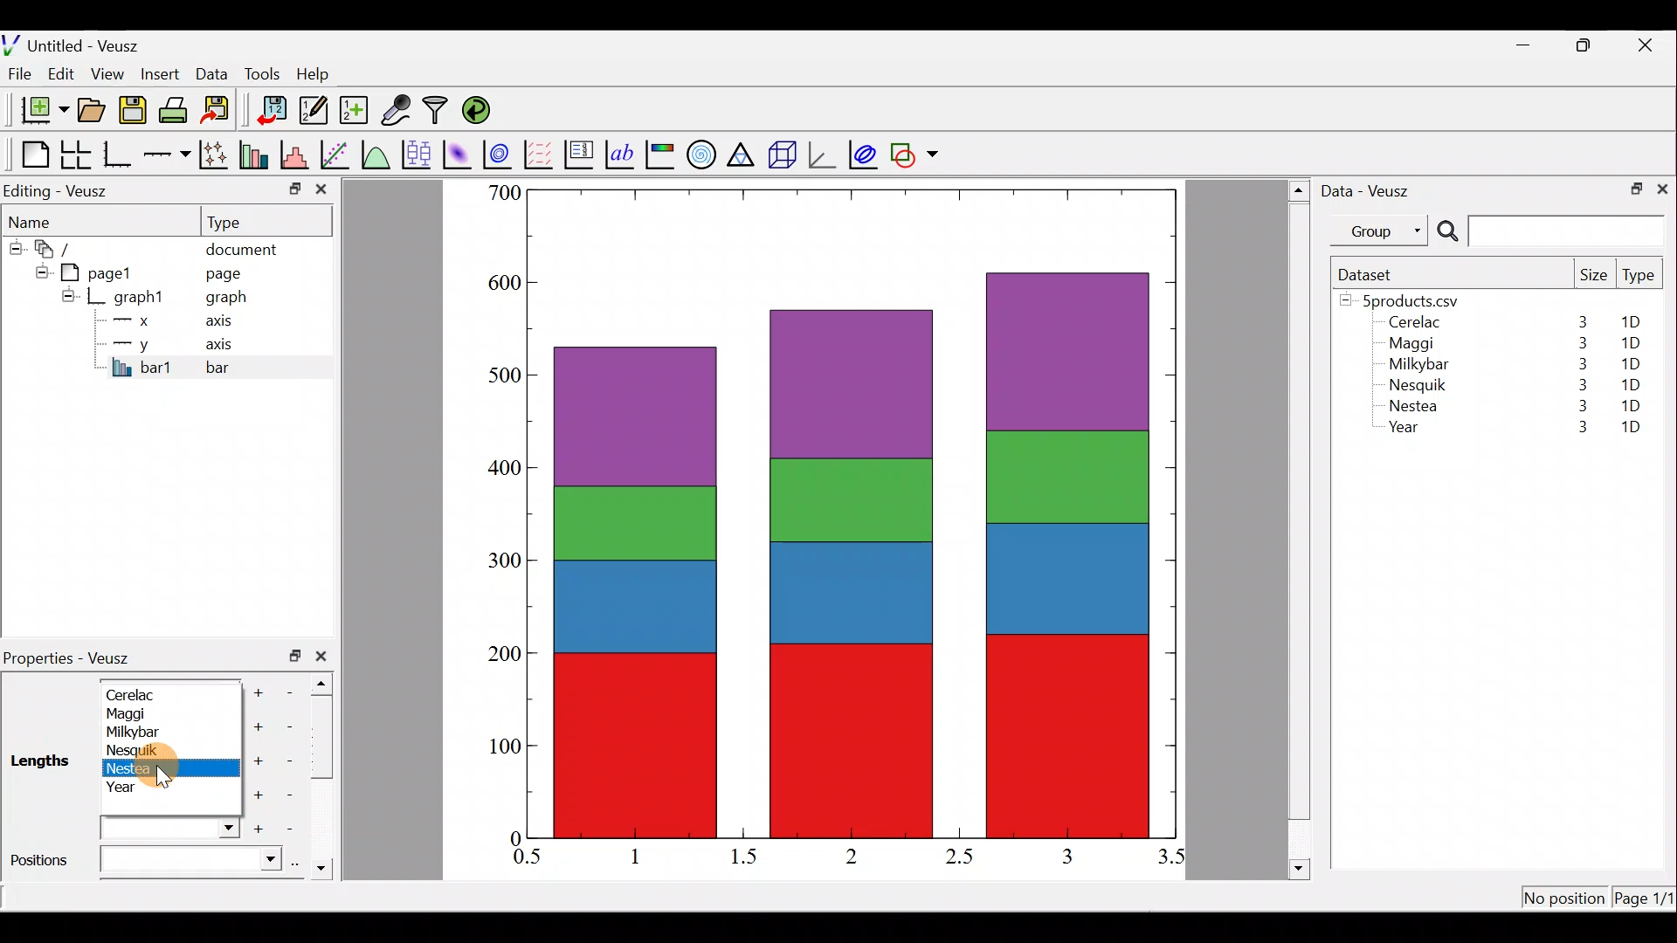 Image resolution: width=1677 pixels, height=943 pixels. What do you see at coordinates (104, 271) in the screenshot?
I see `pagel` at bounding box center [104, 271].